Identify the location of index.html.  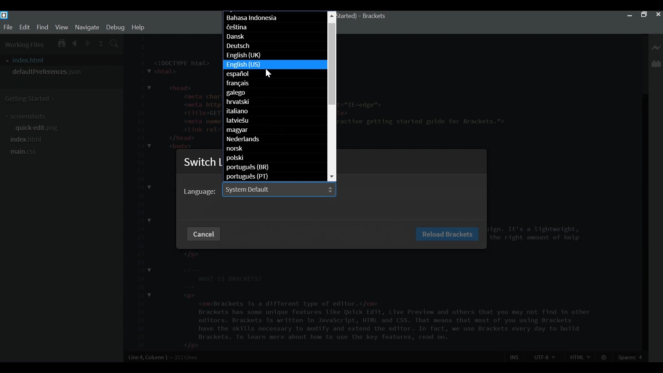
(27, 139).